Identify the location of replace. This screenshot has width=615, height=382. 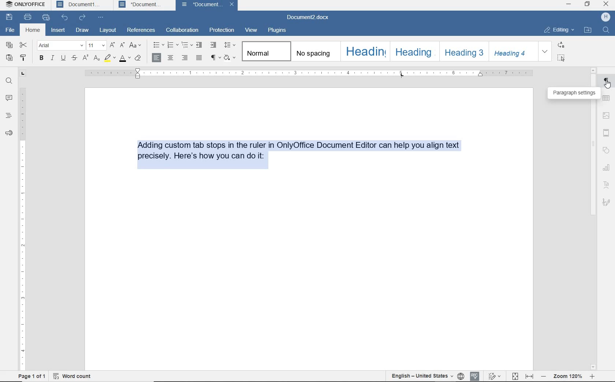
(562, 45).